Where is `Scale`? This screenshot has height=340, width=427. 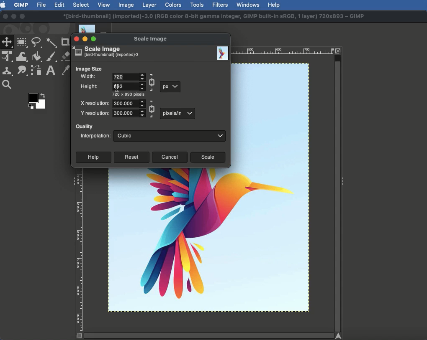 Scale is located at coordinates (208, 158).